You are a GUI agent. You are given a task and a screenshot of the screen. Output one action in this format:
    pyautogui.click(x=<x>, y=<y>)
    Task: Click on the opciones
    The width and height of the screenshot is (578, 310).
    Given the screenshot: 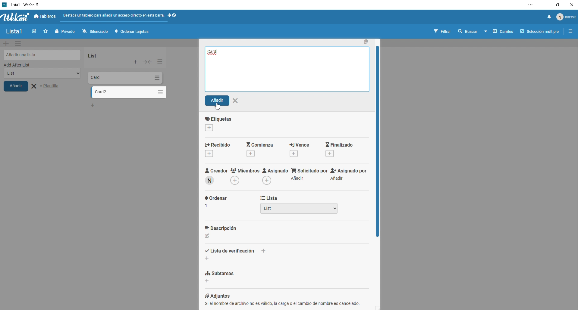 What is the action you would take?
    pyautogui.click(x=569, y=32)
    